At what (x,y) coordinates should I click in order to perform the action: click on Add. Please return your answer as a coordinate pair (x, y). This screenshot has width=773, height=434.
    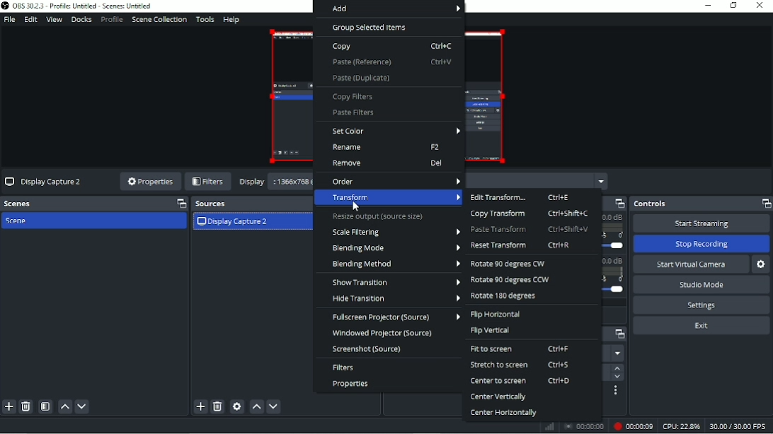
    Looking at the image, I should click on (389, 9).